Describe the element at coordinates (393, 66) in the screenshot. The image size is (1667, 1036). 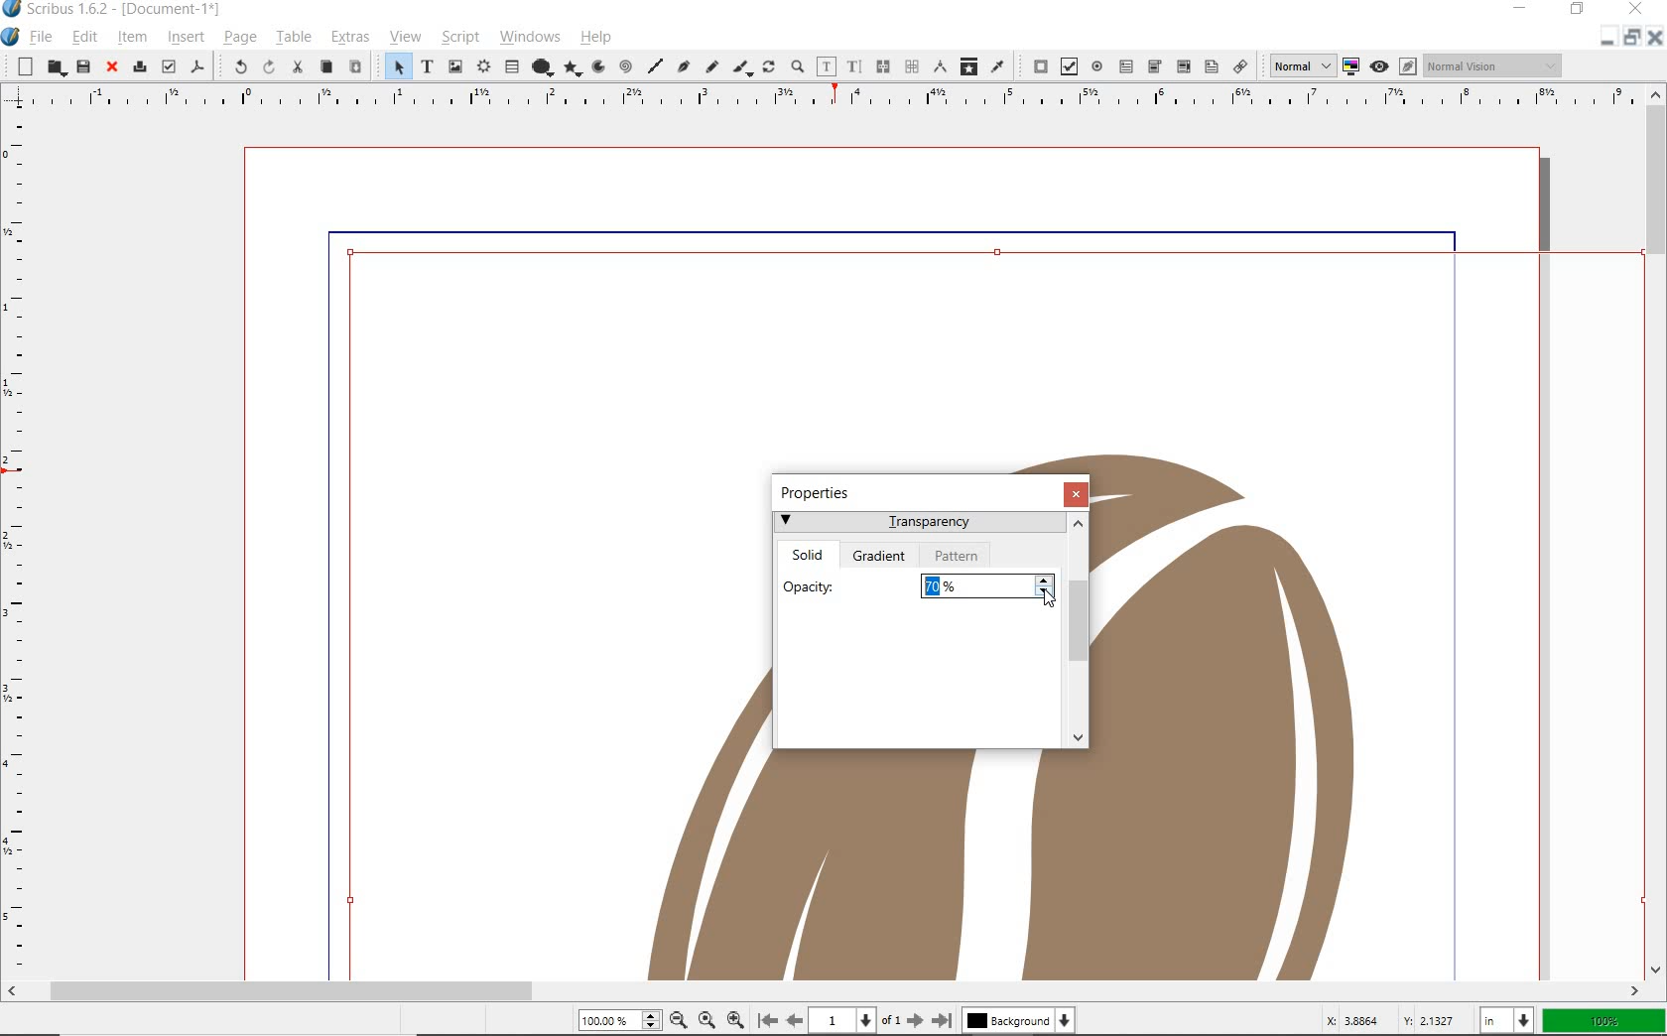
I see `select item` at that location.